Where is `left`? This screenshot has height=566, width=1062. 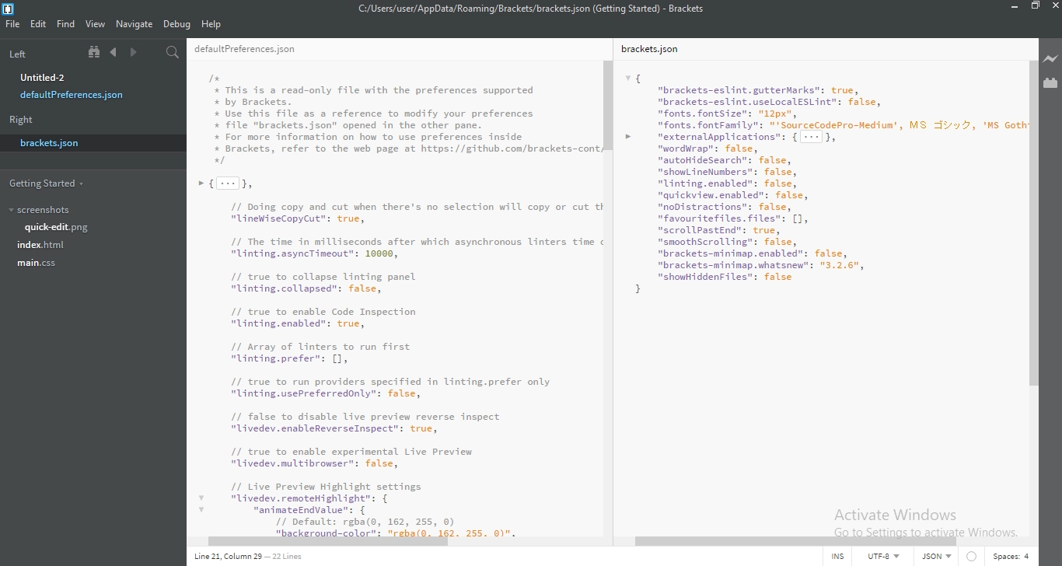 left is located at coordinates (20, 51).